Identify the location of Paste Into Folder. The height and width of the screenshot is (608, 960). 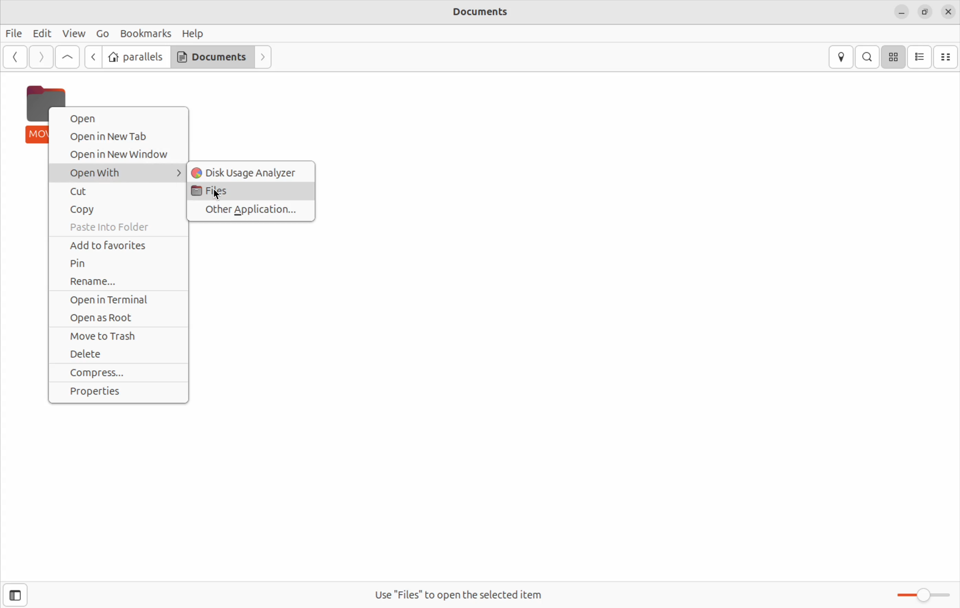
(118, 227).